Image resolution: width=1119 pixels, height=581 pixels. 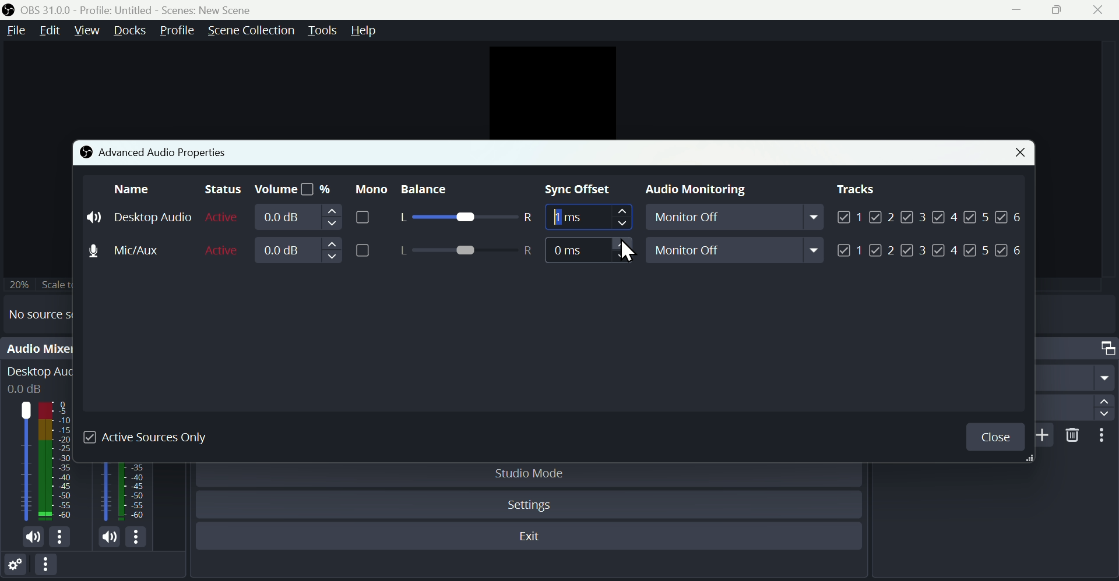 I want to click on (un)check Active sources only, so click(x=154, y=437).